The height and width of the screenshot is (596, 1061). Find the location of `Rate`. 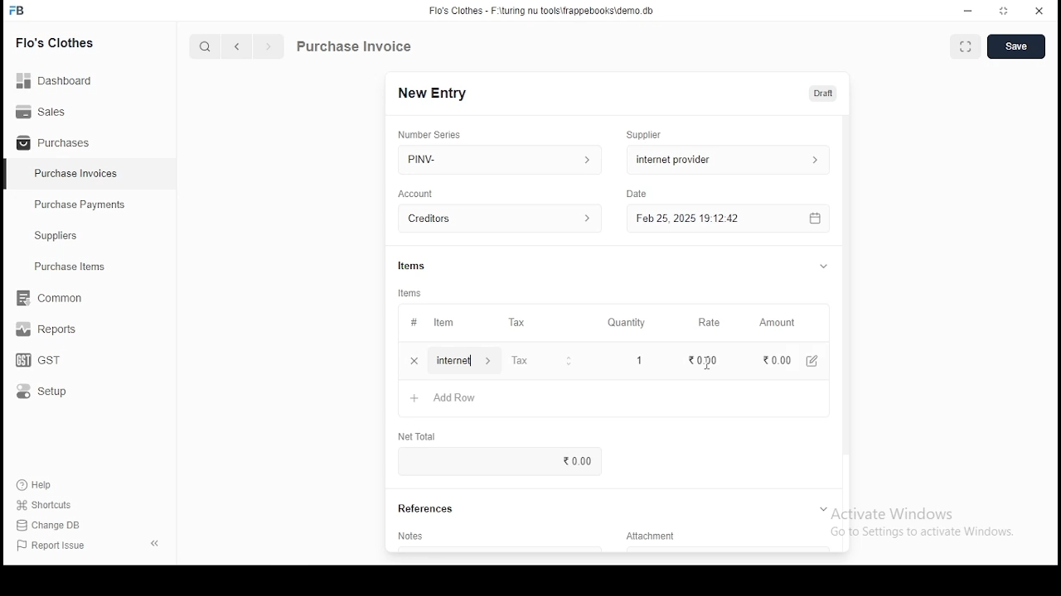

Rate is located at coordinates (710, 322).